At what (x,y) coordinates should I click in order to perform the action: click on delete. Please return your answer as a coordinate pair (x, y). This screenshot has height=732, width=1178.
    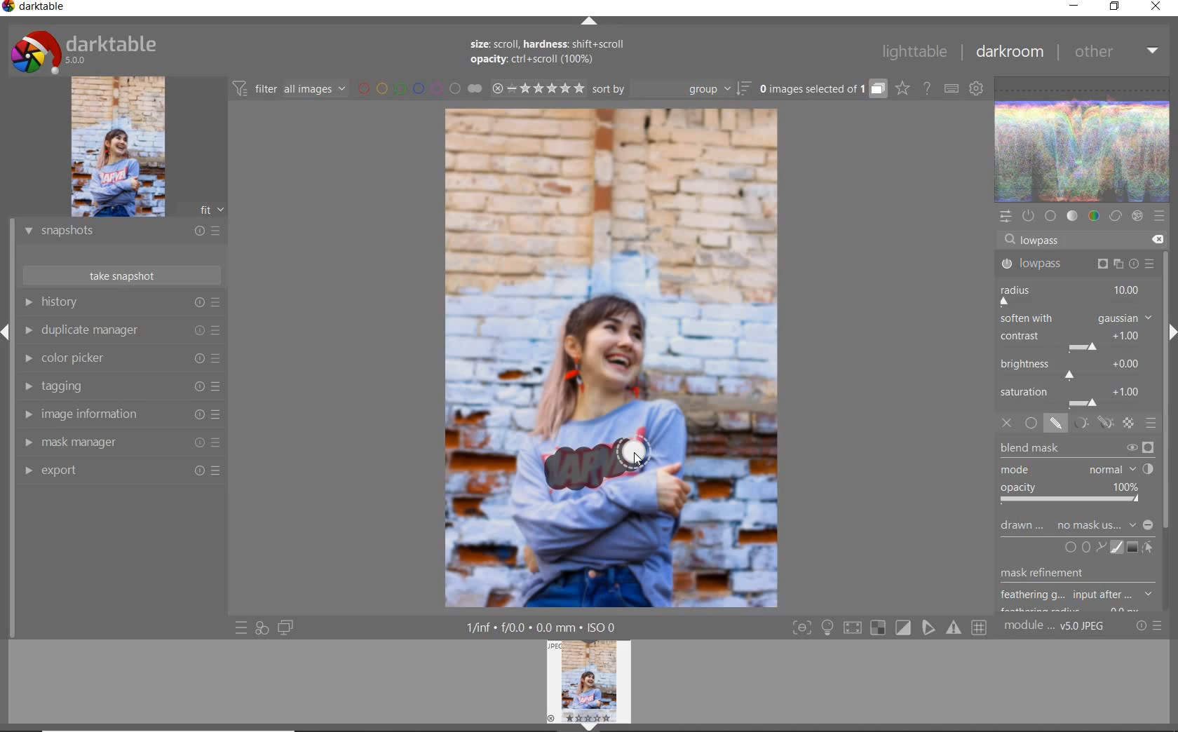
    Looking at the image, I should click on (1155, 238).